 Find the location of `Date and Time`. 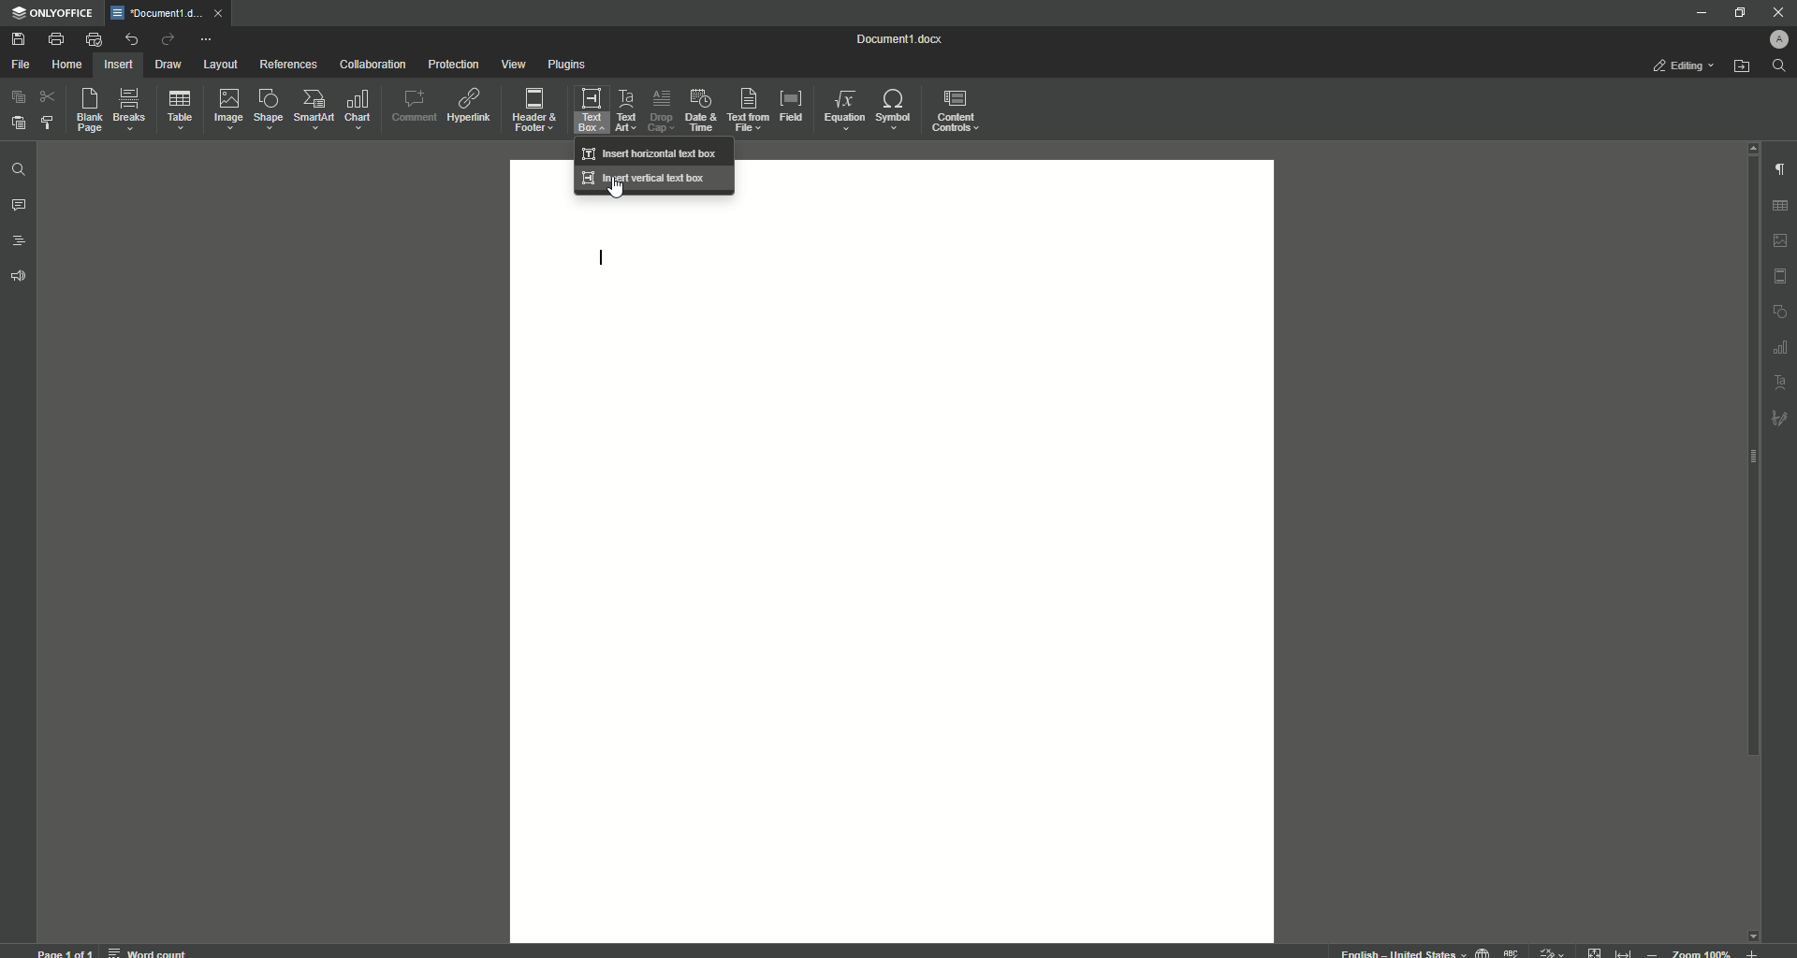

Date and Time is located at coordinates (700, 110).